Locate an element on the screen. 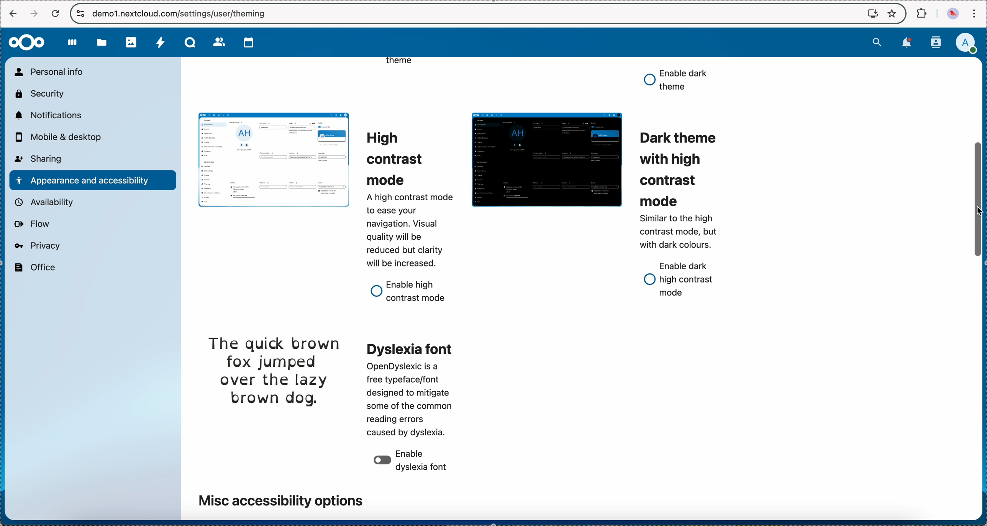 The image size is (987, 526). screen is located at coordinates (869, 13).